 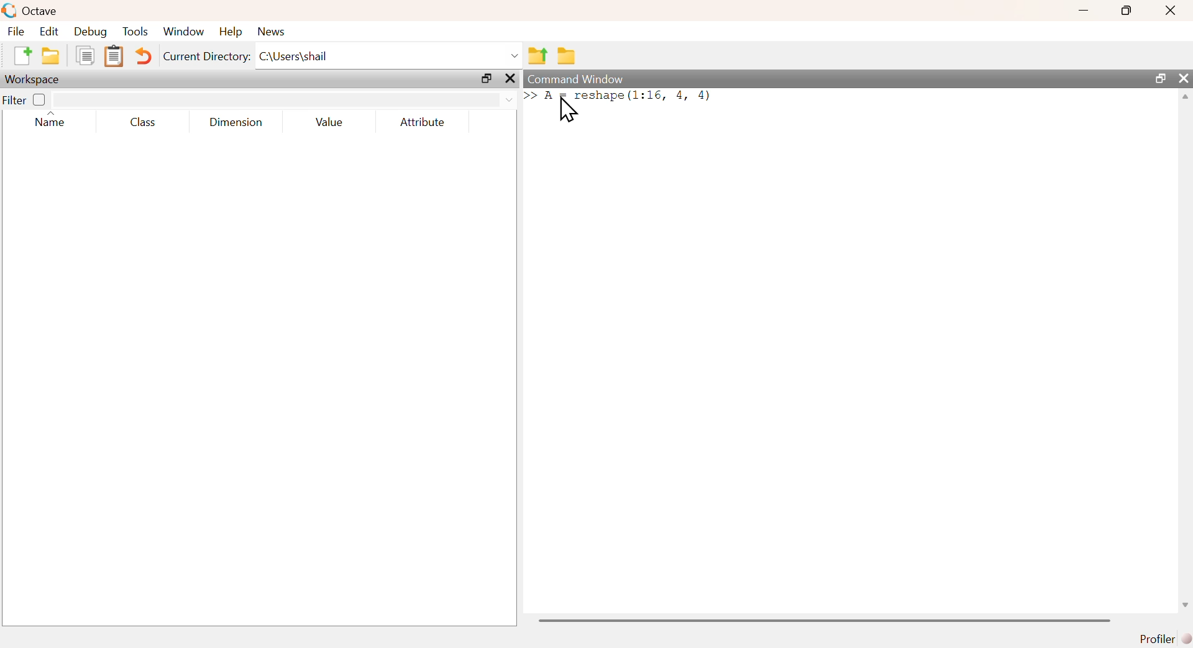 I want to click on scrollbar, so click(x=1186, y=356).